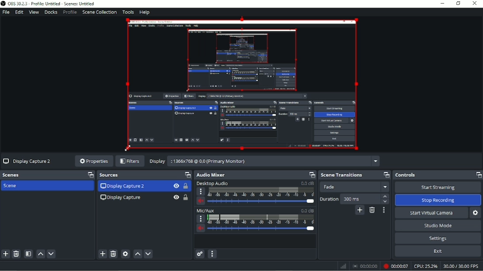 This screenshot has width=483, height=271. Describe the element at coordinates (311, 175) in the screenshot. I see `maximize` at that location.